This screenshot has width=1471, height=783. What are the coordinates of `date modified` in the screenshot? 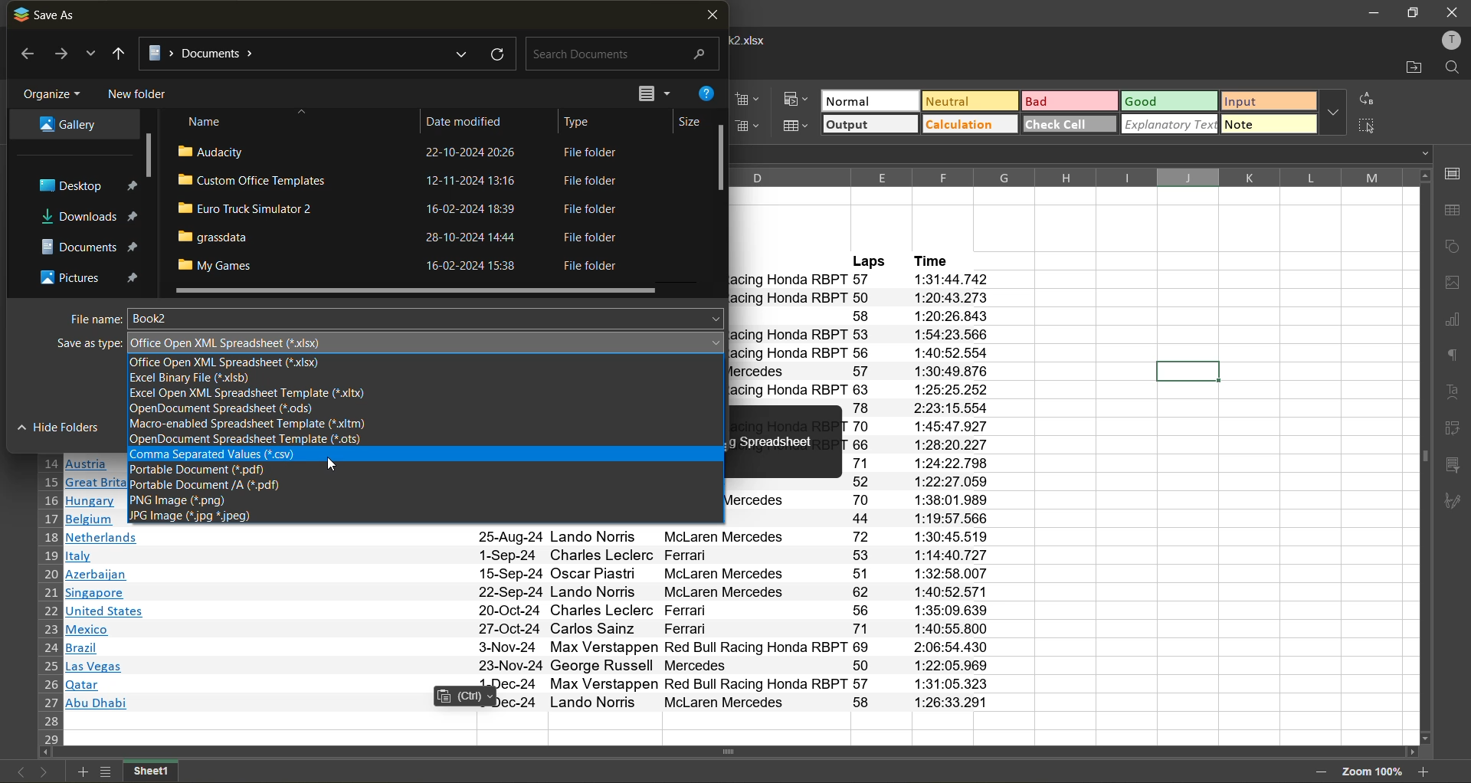 It's located at (474, 119).